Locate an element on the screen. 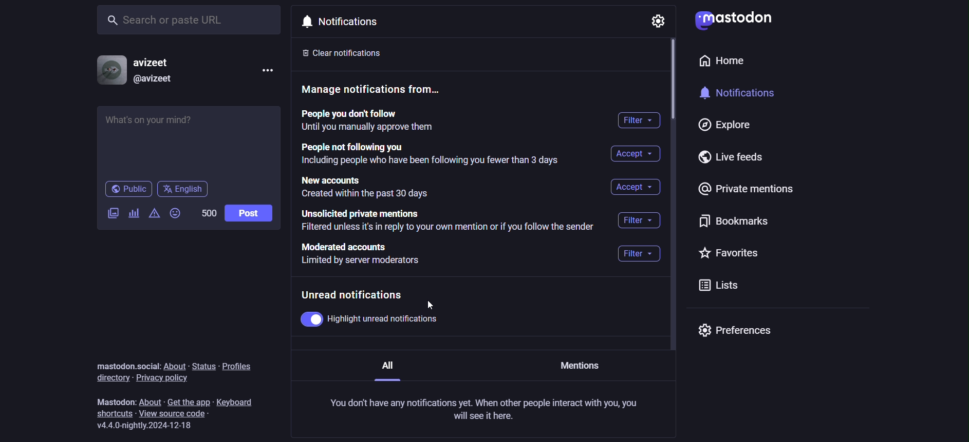 The width and height of the screenshot is (969, 442). home is located at coordinates (701, 61).